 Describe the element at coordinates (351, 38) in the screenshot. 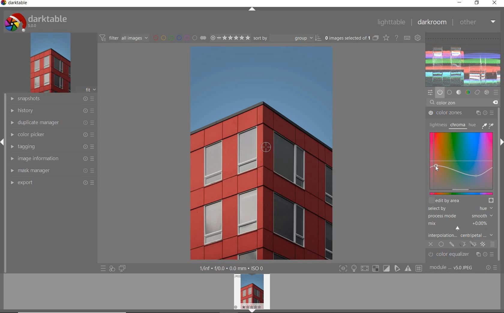

I see `selected images` at that location.